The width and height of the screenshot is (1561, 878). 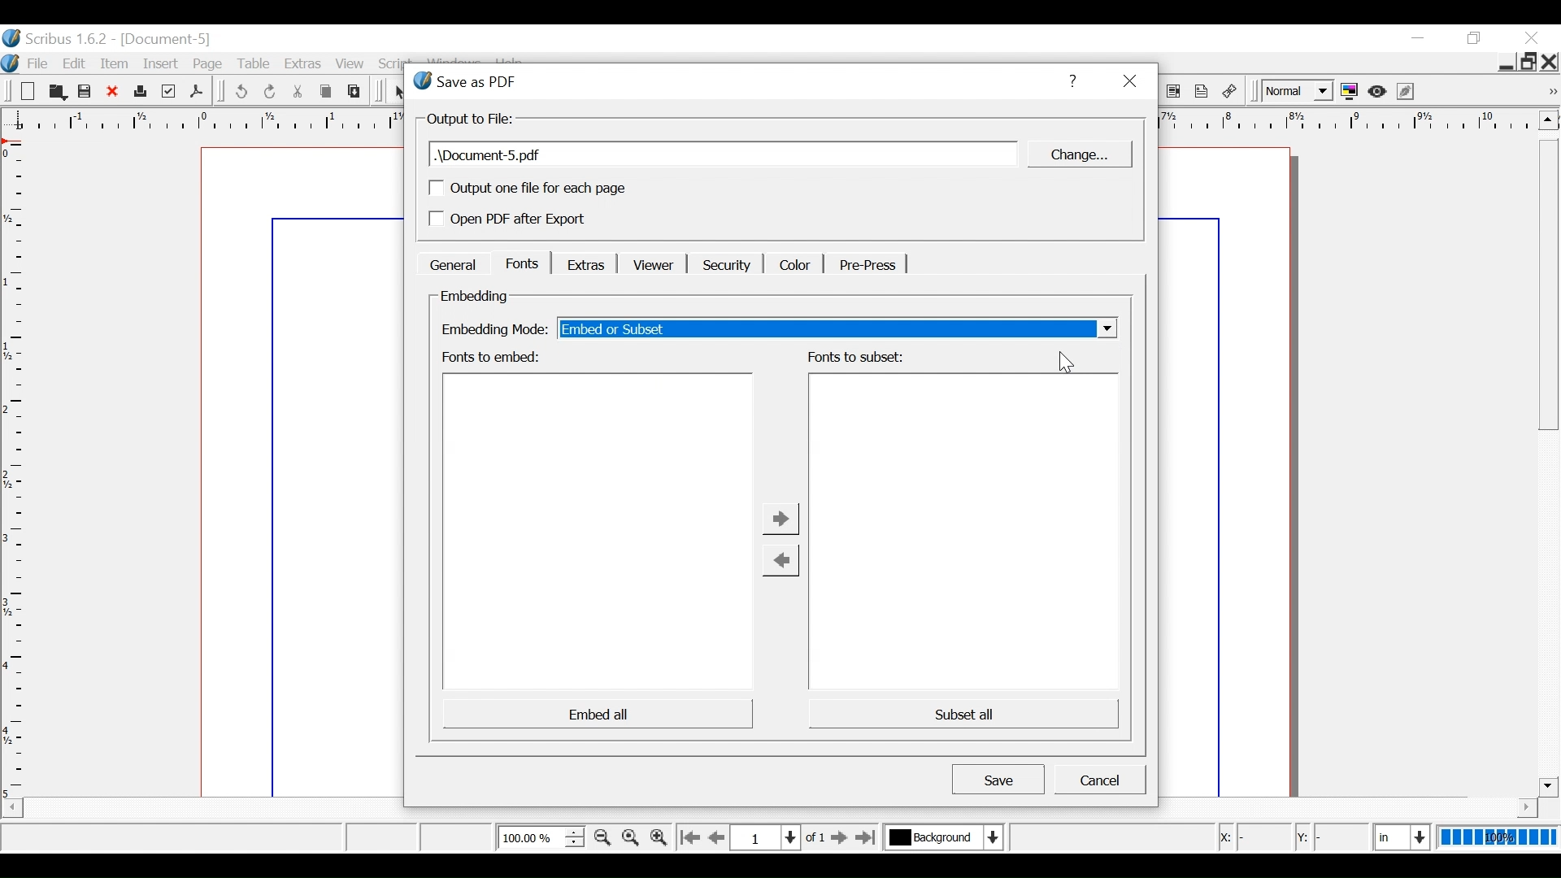 I want to click on Open, so click(x=26, y=92).